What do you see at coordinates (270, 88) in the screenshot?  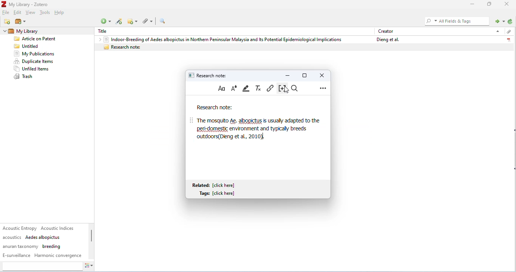 I see `insert link` at bounding box center [270, 88].